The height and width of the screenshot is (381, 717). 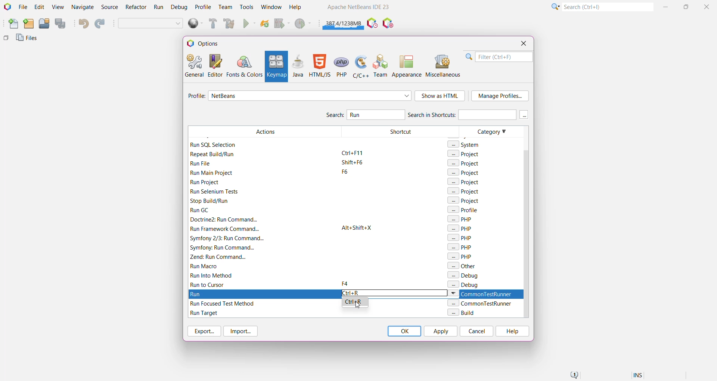 What do you see at coordinates (360, 66) in the screenshot?
I see `C/C++` at bounding box center [360, 66].